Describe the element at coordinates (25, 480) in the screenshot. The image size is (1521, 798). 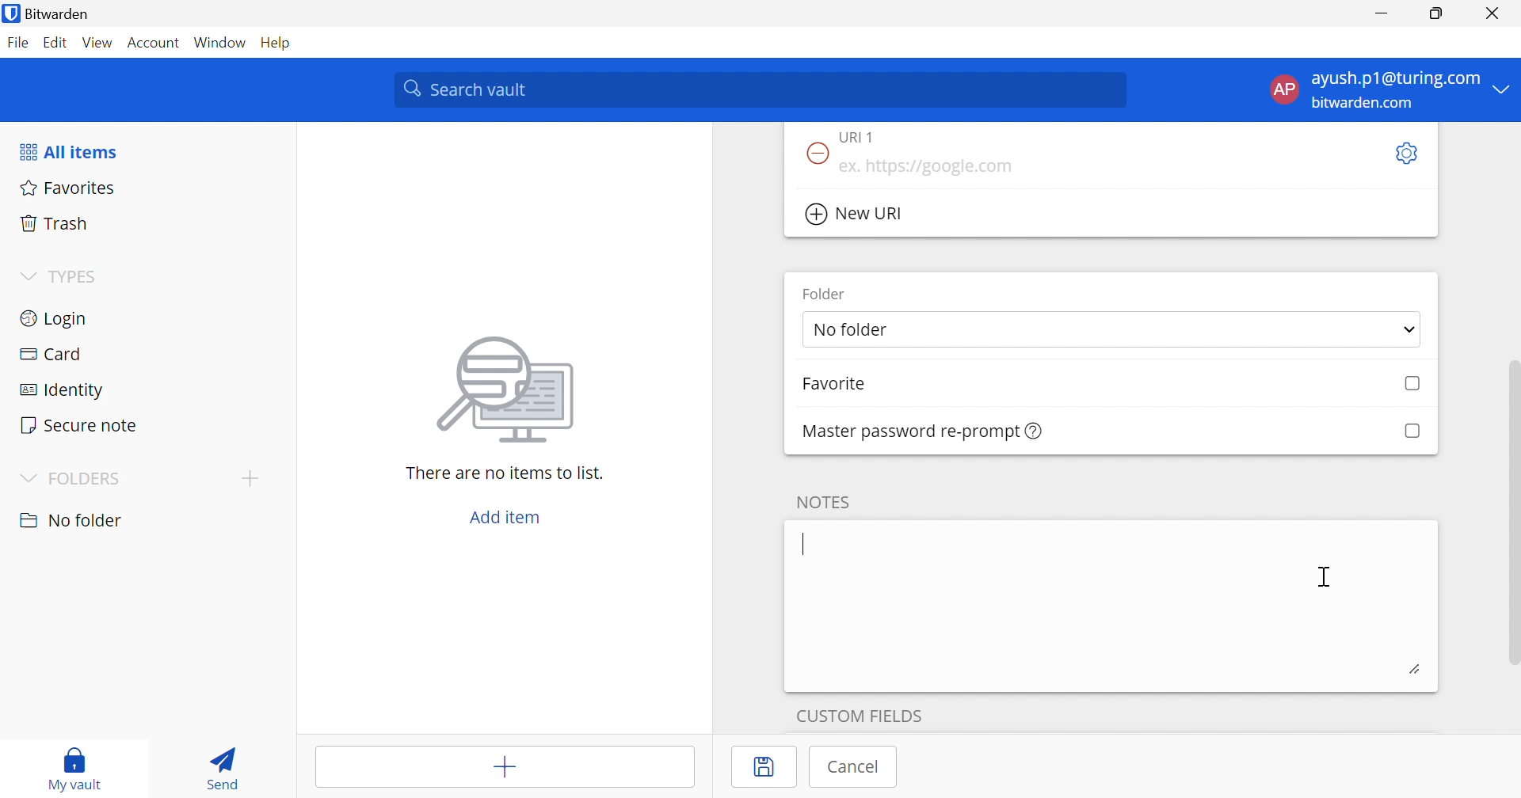
I see `Drop Down` at that location.